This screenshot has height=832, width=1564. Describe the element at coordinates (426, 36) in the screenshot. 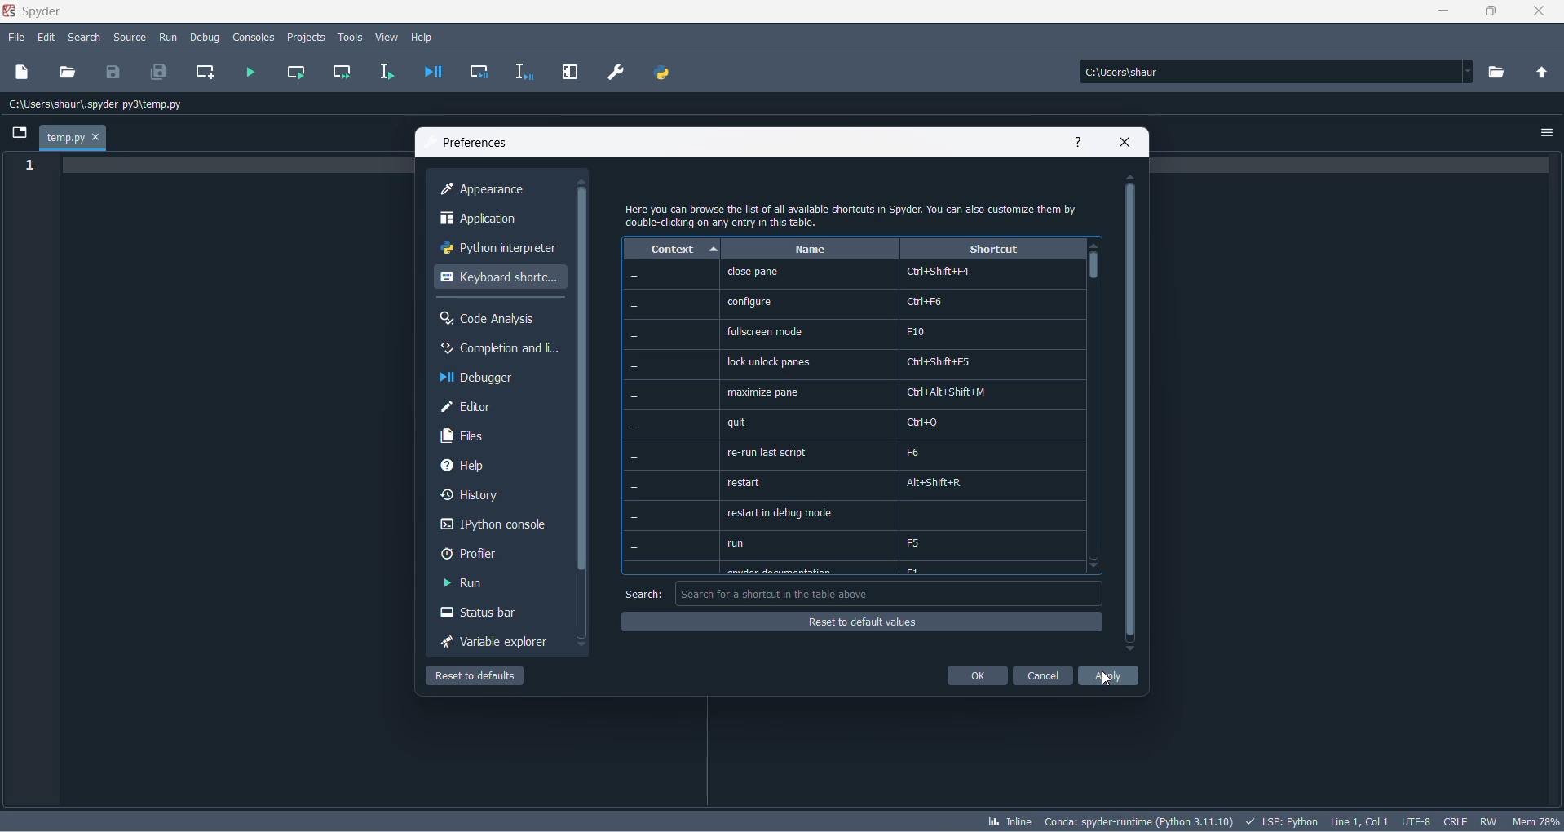

I see `help` at that location.